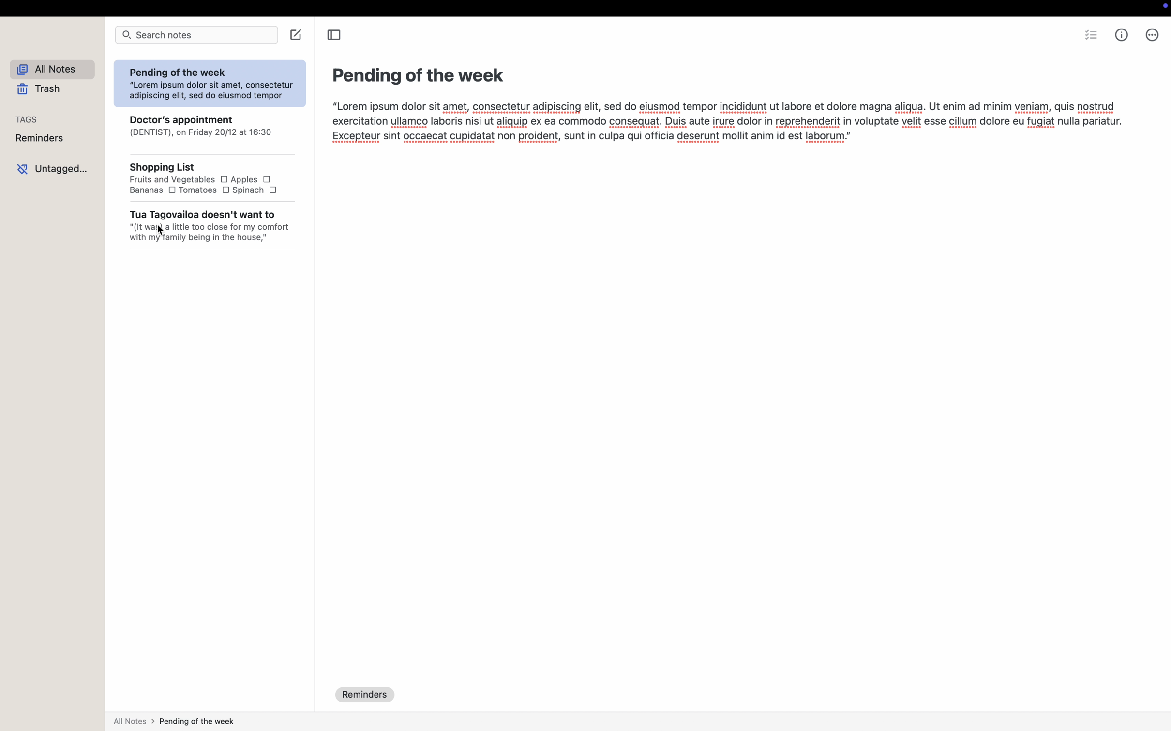 This screenshot has height=731, width=1171. Describe the element at coordinates (726, 125) in the screenshot. I see `“Lorem ipsum dolor sit amet, consectetur adipiscing elit, sed do eiusmod tempor incididunt ut labore et dolore magna aligua. Ut enim ad minim veniam, quis nostrud
exercitation ullamco laboris nisi ut aliquip ex ea commodo consequat. Duis aute irure dolor in reprehenderit in voluptate velit esse cillum dolore eu fugiat nulla pariatur.
Excepteur sint occaecat cupidatat non proident, sunt in culpa qui officia deserunt mollit anim id est laborum."` at that location.